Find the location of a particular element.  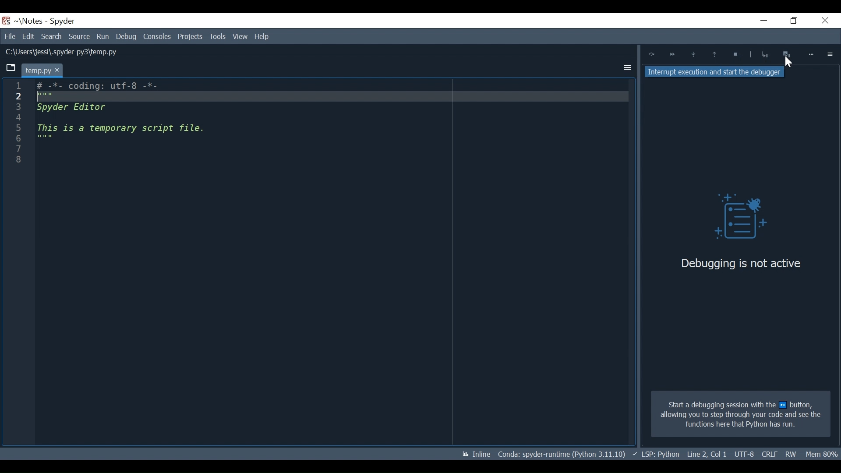

Stop Debugging is located at coordinates (736, 54).